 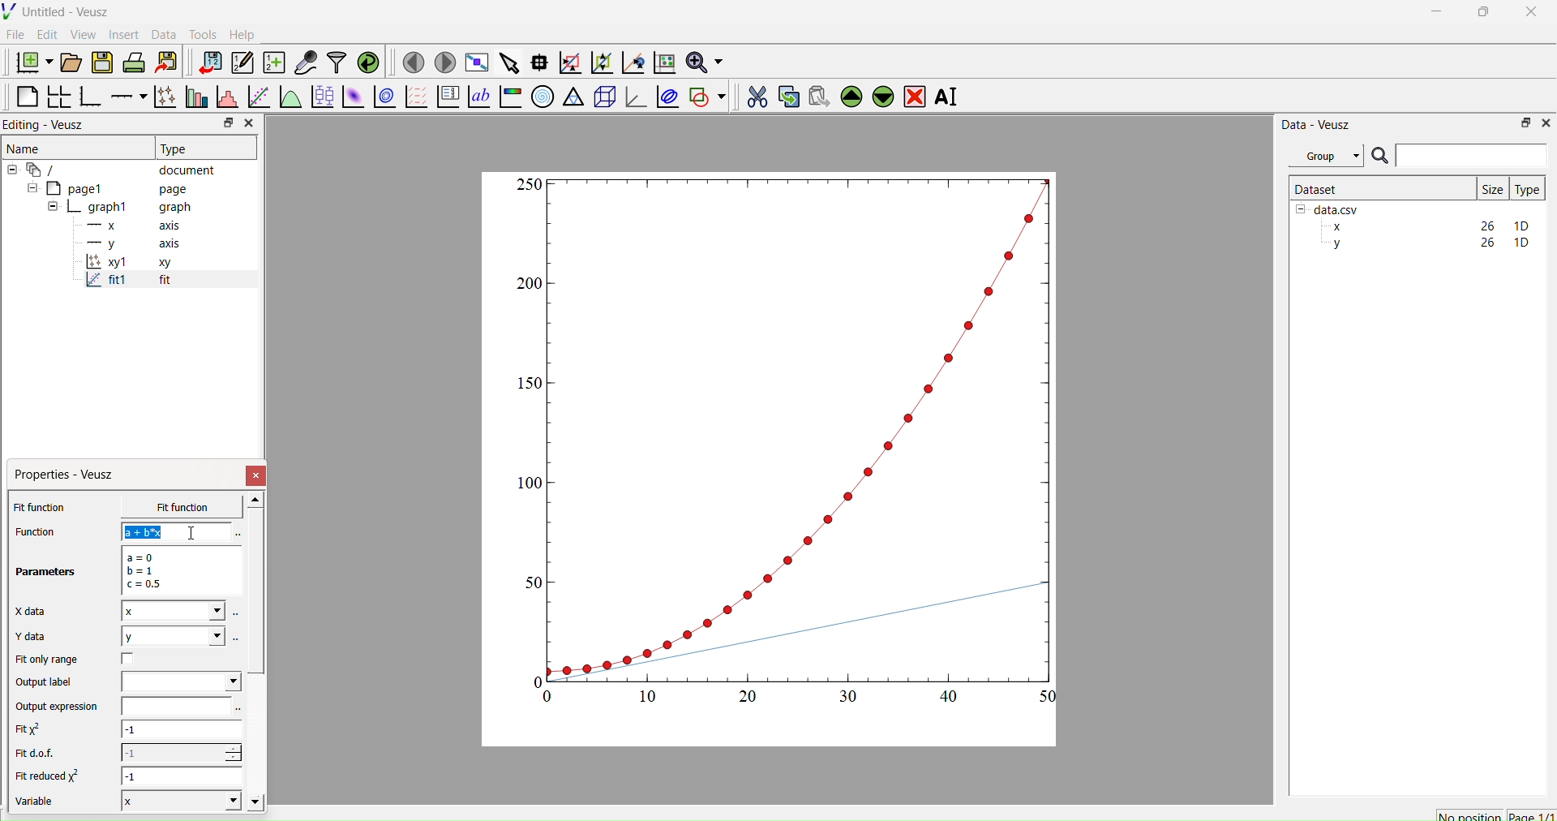 I want to click on Select using dataset browser, so click(x=237, y=638).